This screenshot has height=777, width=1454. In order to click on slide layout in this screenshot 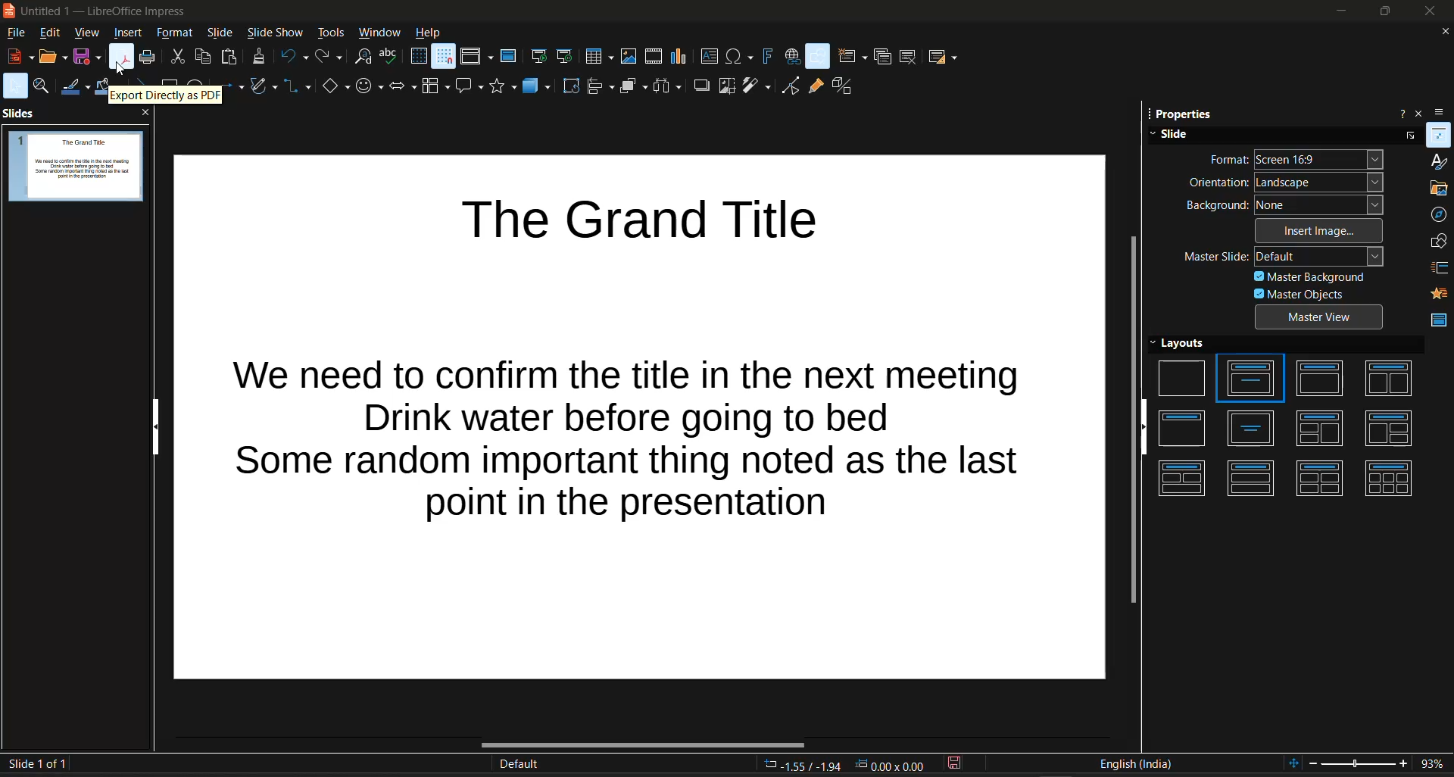, I will do `click(942, 57)`.